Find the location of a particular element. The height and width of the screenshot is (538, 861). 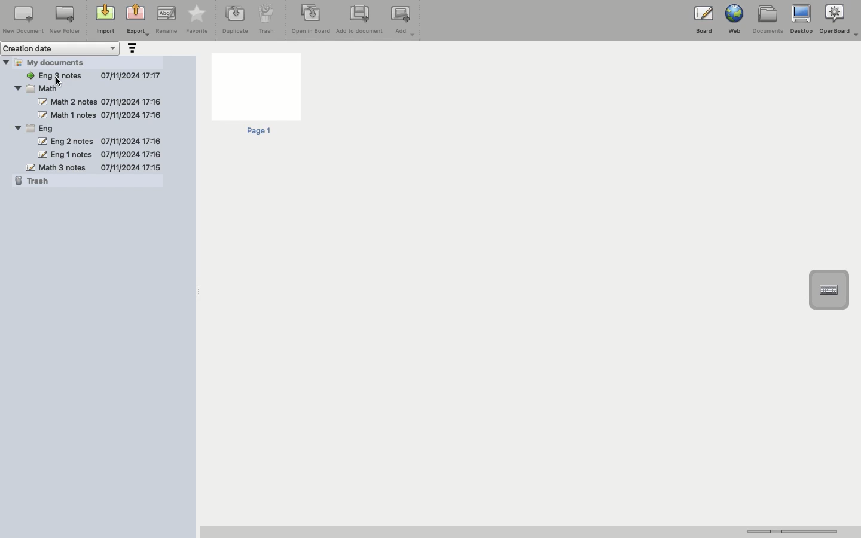

Desktop is located at coordinates (801, 20).